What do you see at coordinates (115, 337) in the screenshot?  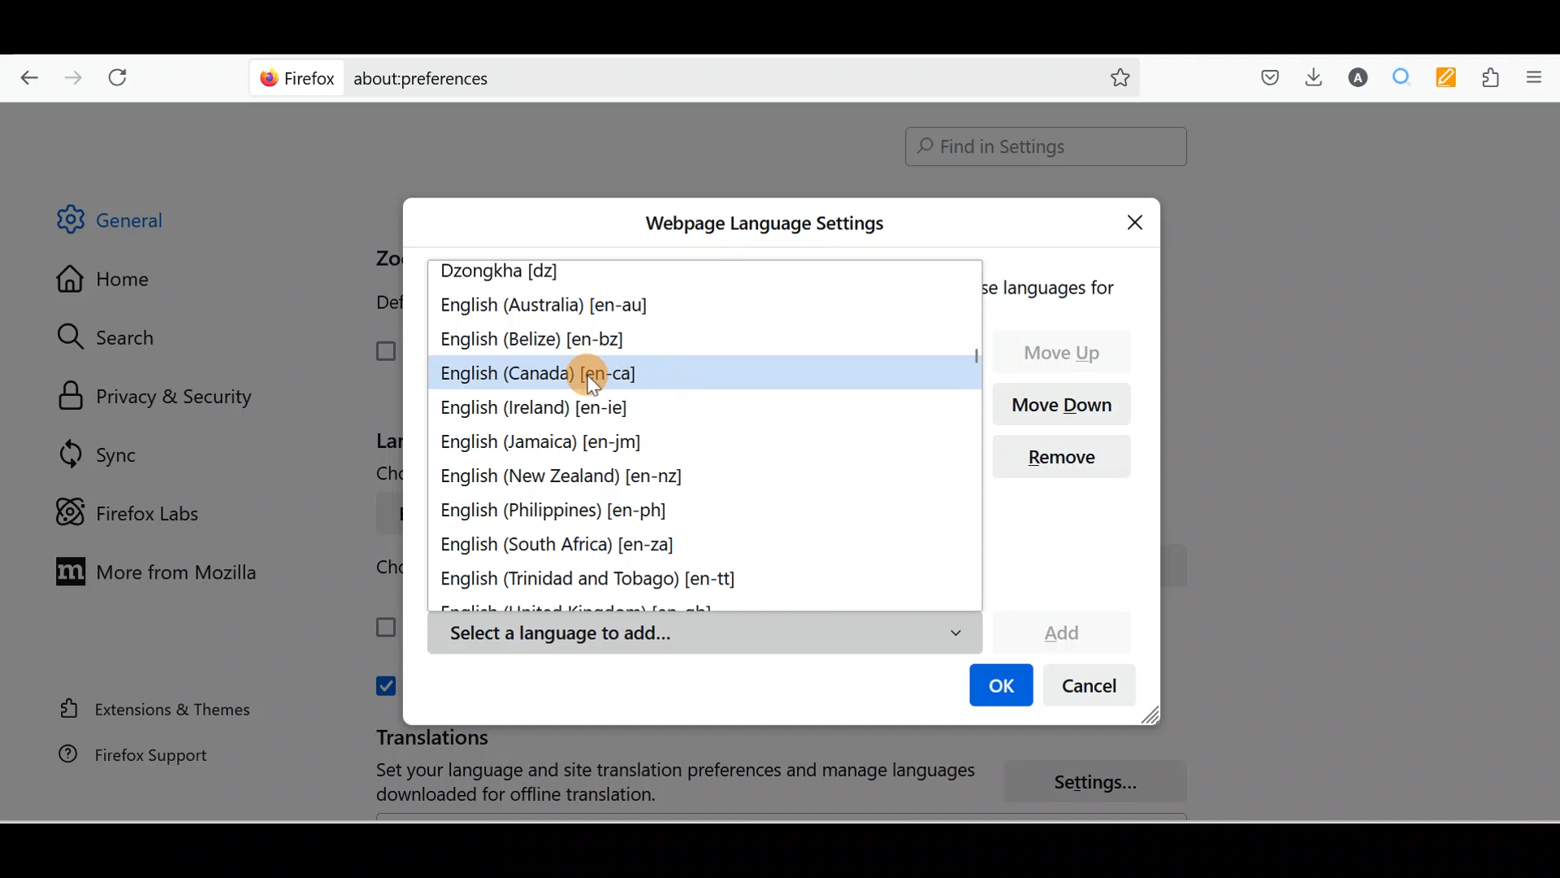 I see `Search` at bounding box center [115, 337].